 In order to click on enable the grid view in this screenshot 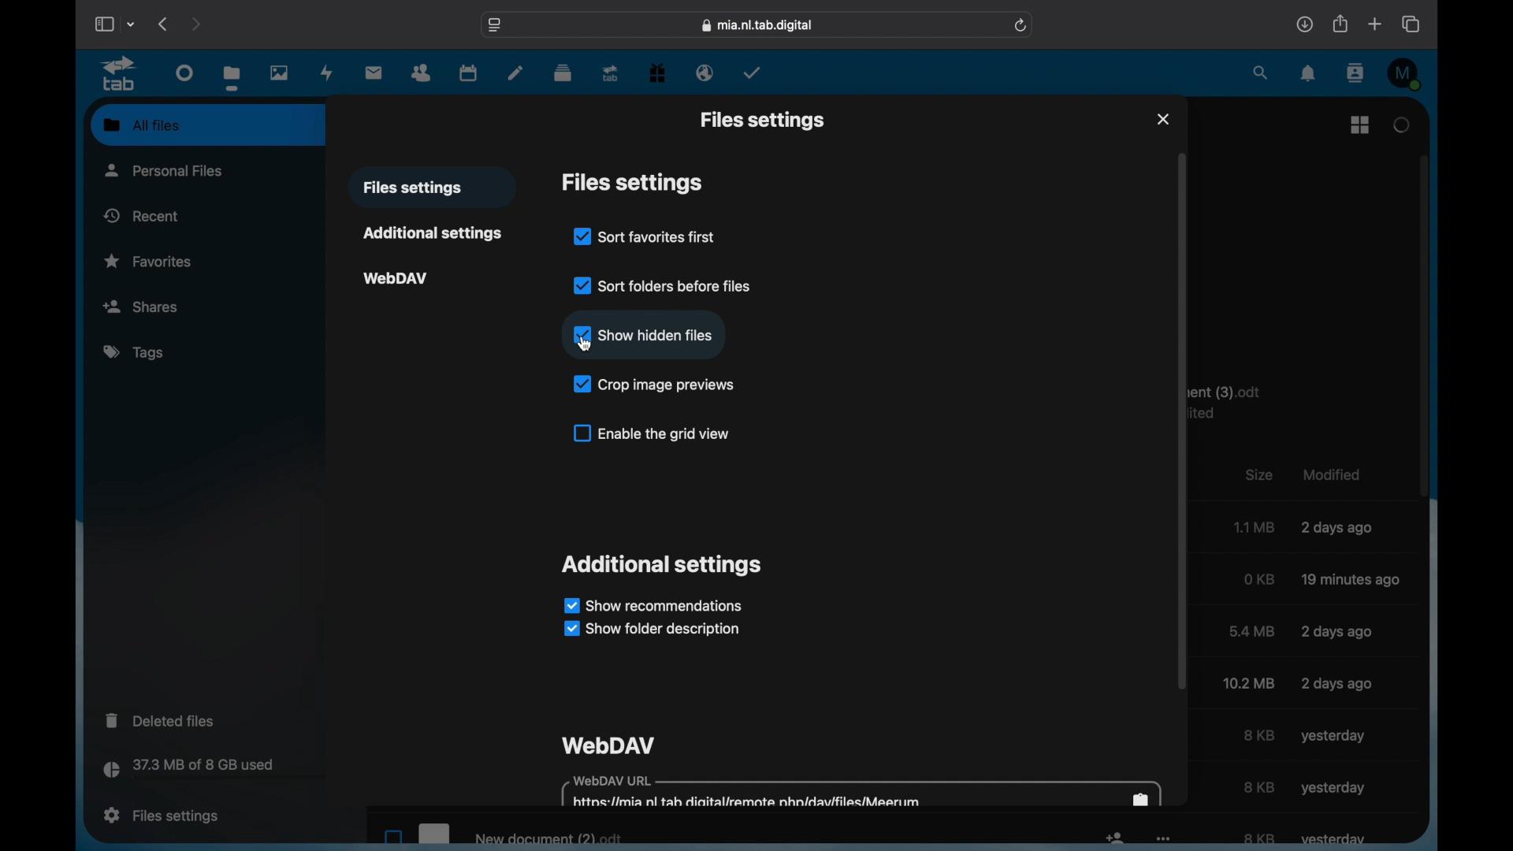, I will do `click(652, 433)`.